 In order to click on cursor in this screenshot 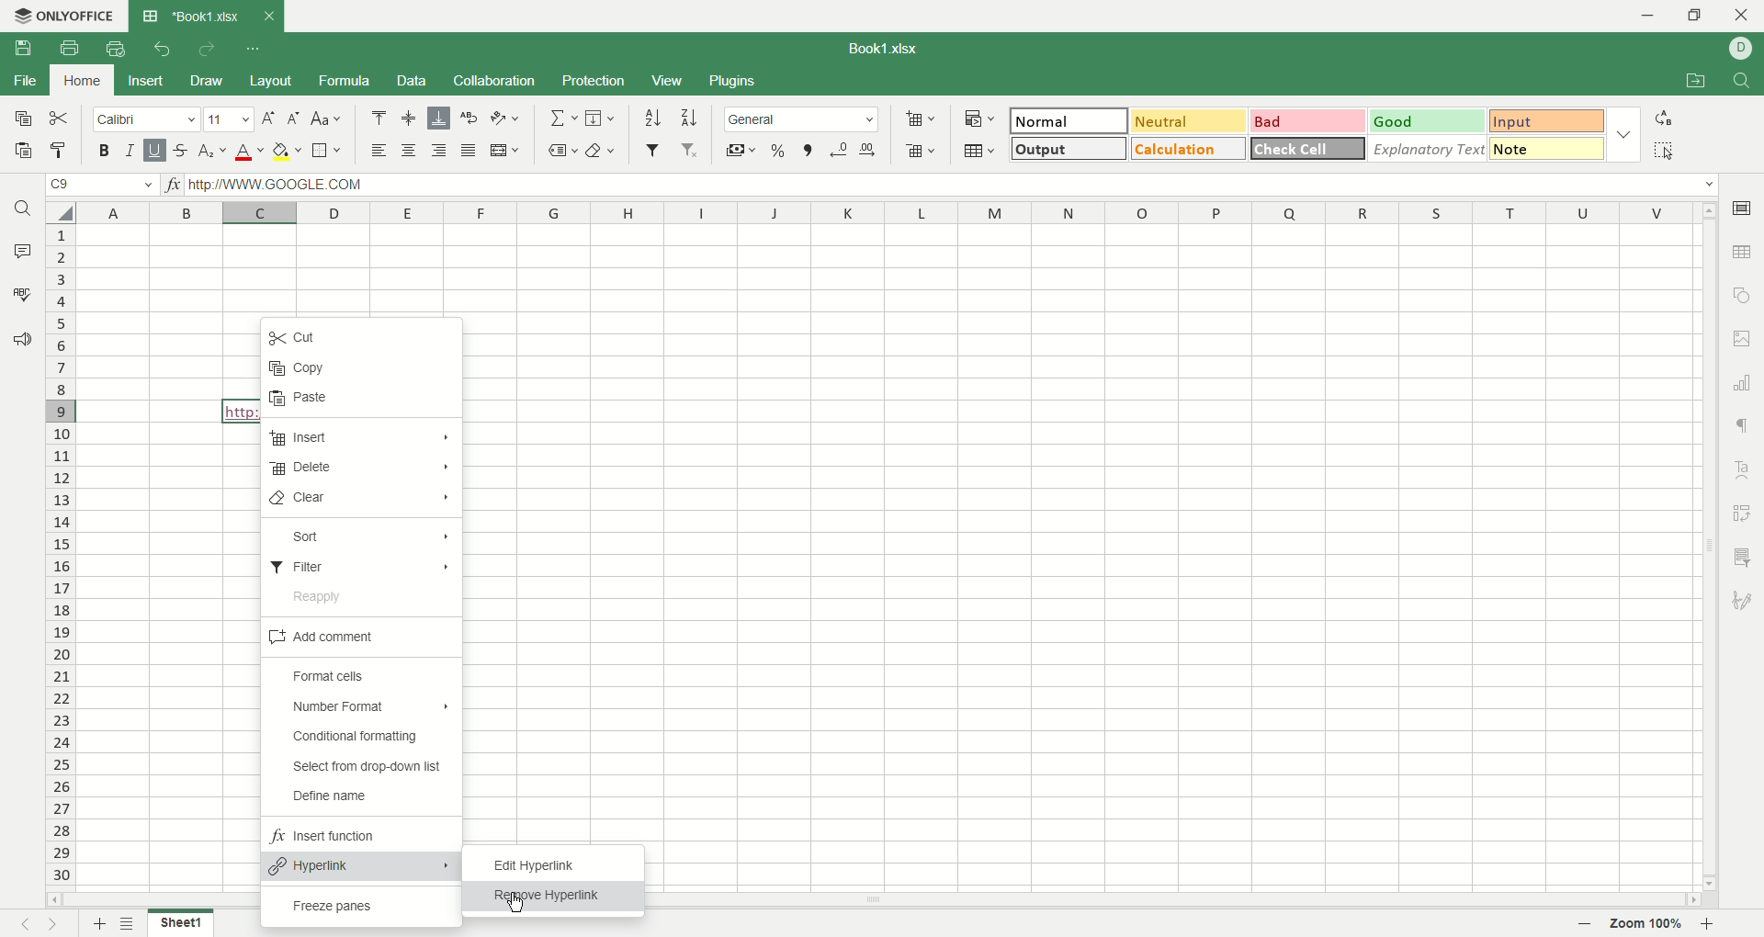, I will do `click(516, 903)`.